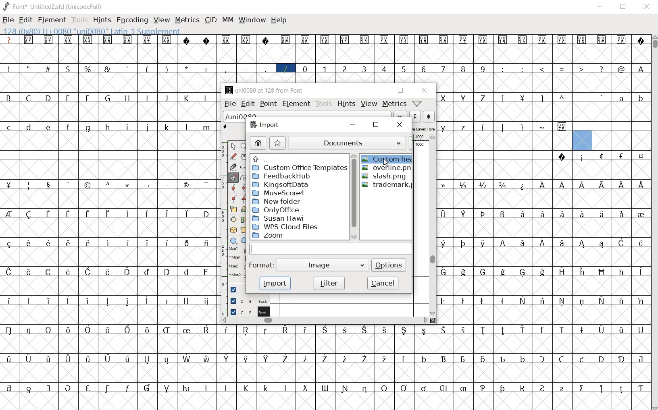 This screenshot has height=410, width=658. What do you see at coordinates (109, 243) in the screenshot?
I see `glyph` at bounding box center [109, 243].